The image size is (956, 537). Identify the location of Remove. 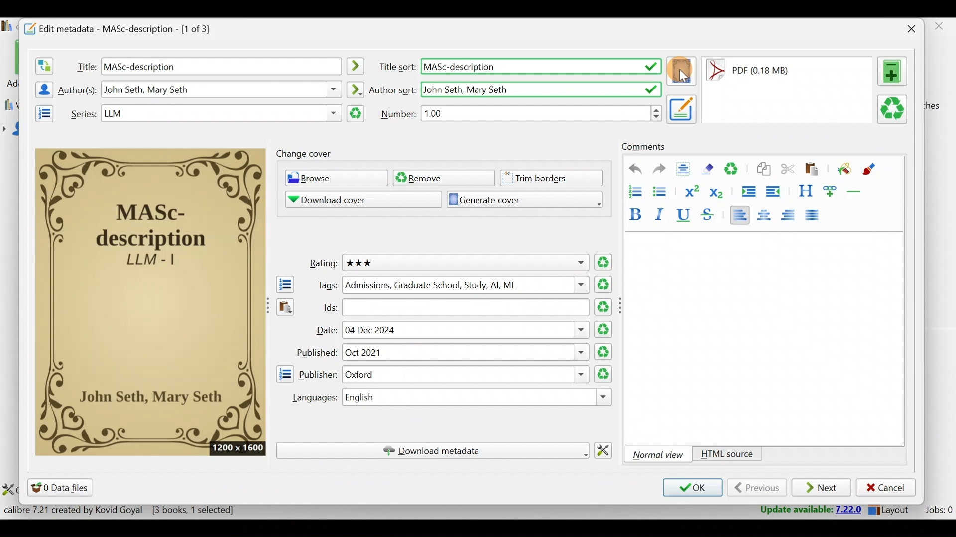
(443, 178).